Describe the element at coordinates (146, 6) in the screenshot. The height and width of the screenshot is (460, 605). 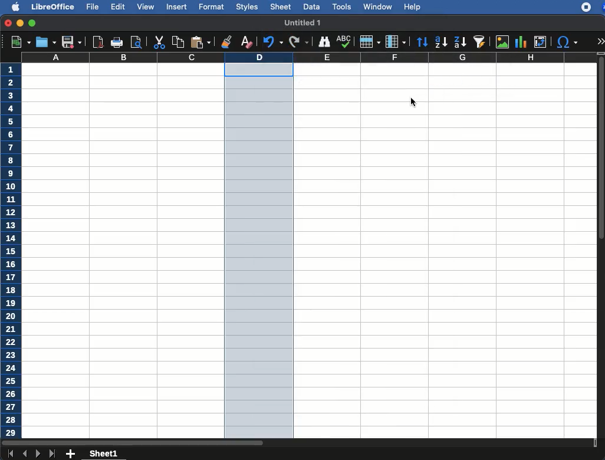
I see `view` at that location.